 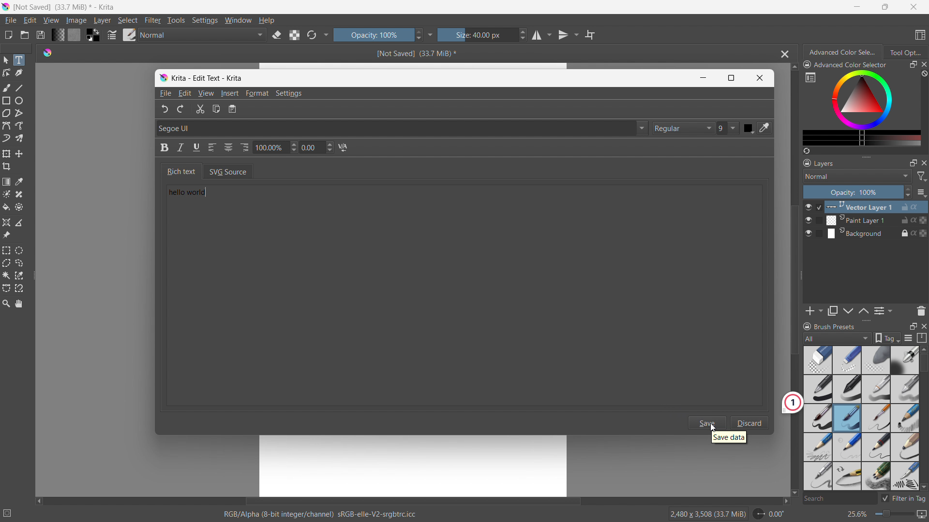 What do you see at coordinates (866, 321) in the screenshot?
I see `resize ` at bounding box center [866, 321].